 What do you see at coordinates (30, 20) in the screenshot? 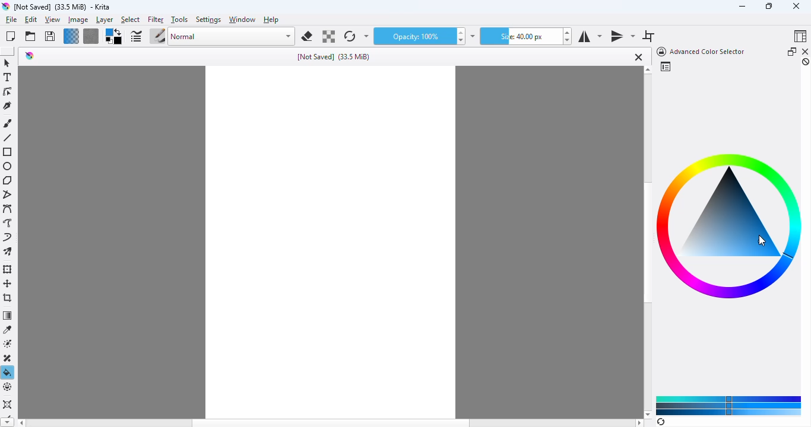
I see `edit` at bounding box center [30, 20].